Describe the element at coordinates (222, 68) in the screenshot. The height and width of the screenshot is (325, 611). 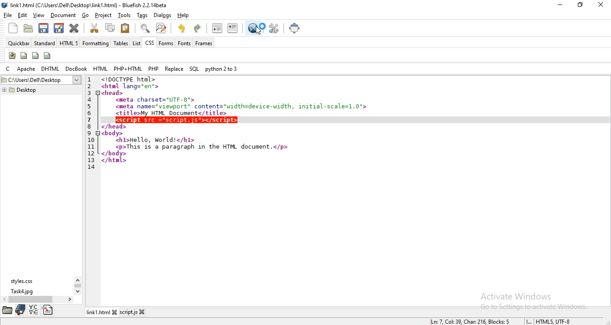
I see `python 2 to 3` at that location.